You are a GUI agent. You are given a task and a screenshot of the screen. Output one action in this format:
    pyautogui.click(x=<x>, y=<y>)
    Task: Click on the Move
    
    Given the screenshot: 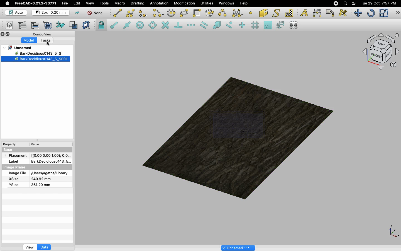 What is the action you would take?
    pyautogui.click(x=358, y=13)
    